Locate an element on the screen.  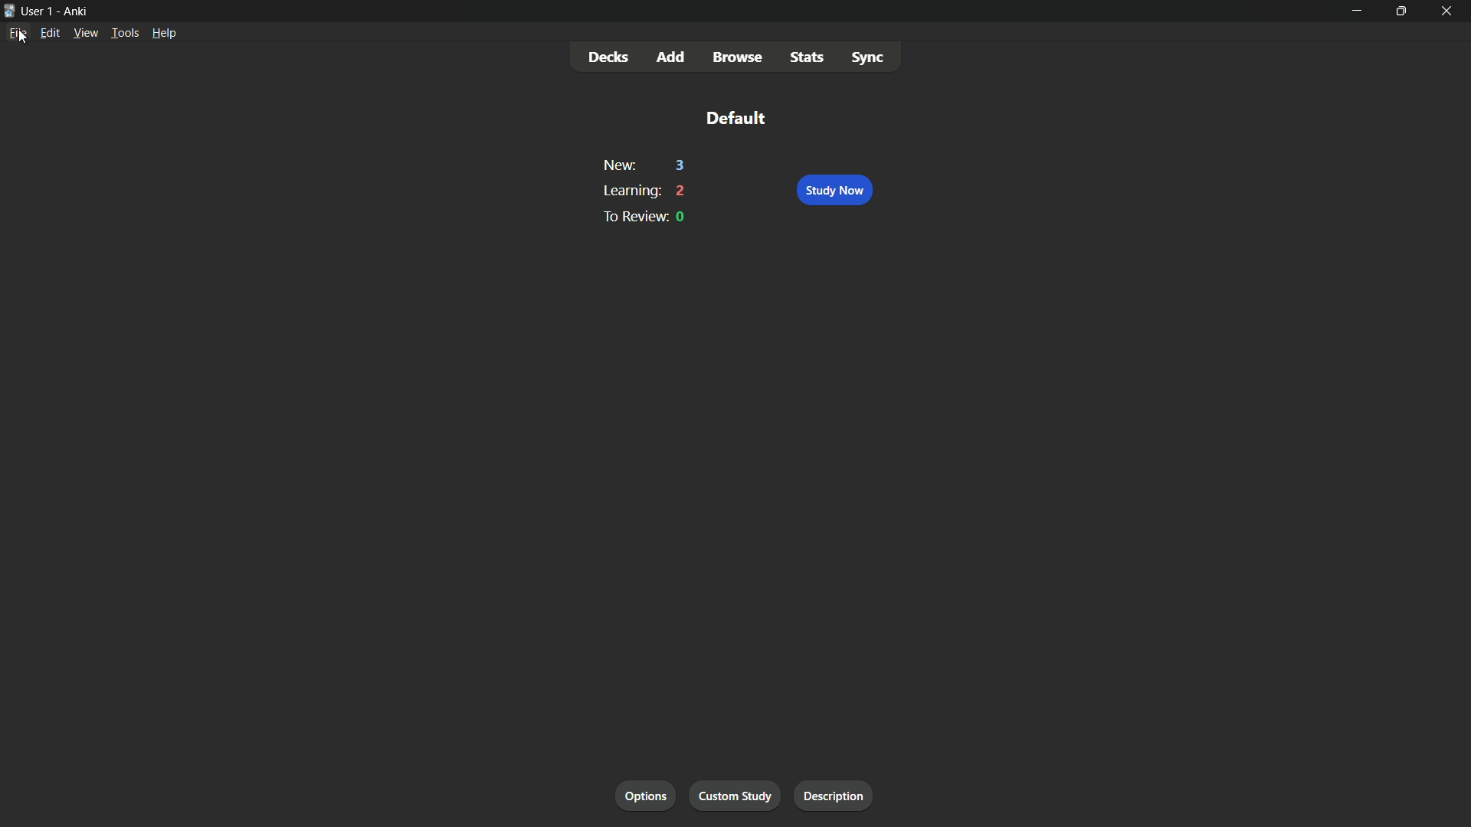
app icon is located at coordinates (9, 11).